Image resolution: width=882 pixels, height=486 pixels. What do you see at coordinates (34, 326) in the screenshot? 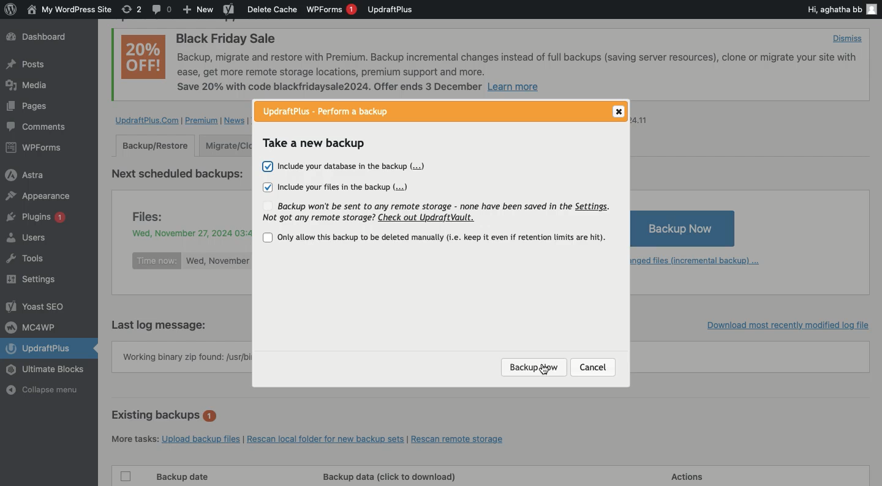
I see `MC4WP` at bounding box center [34, 326].